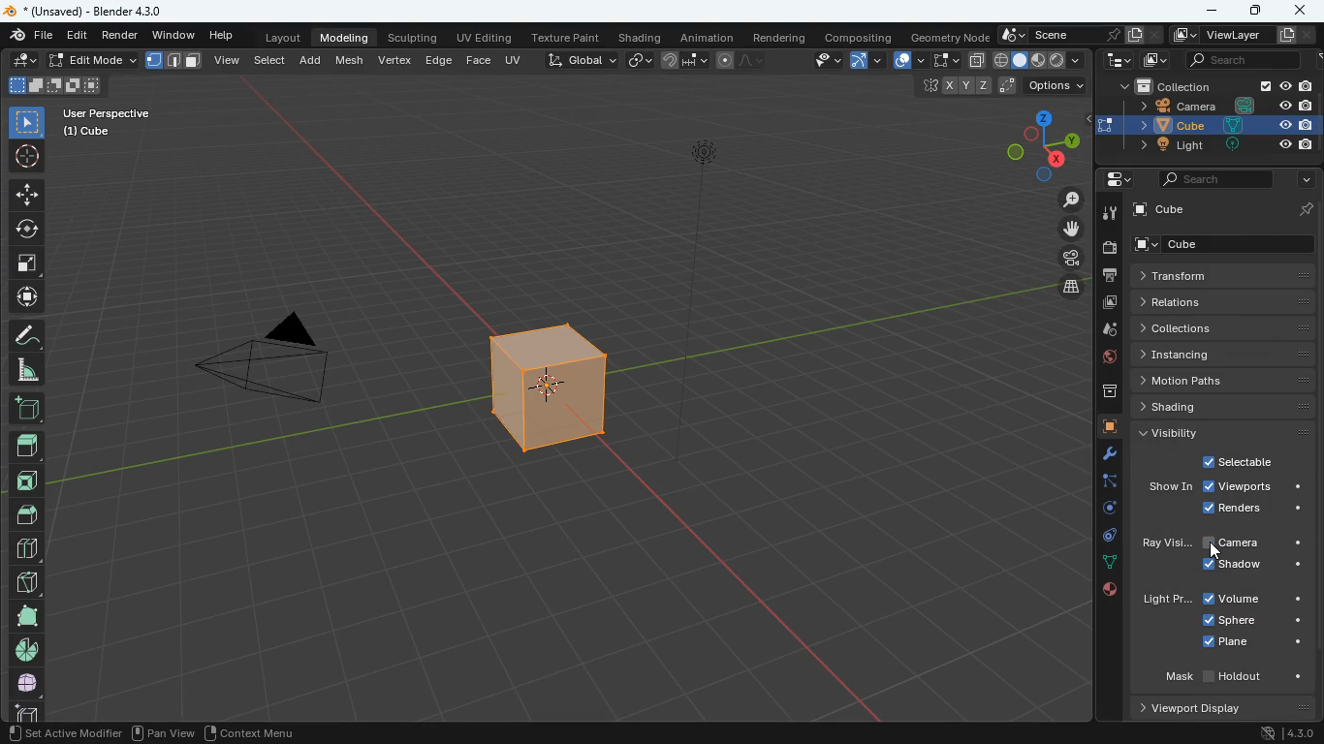 This screenshot has width=1324, height=744. I want to click on up, so click(30, 513).